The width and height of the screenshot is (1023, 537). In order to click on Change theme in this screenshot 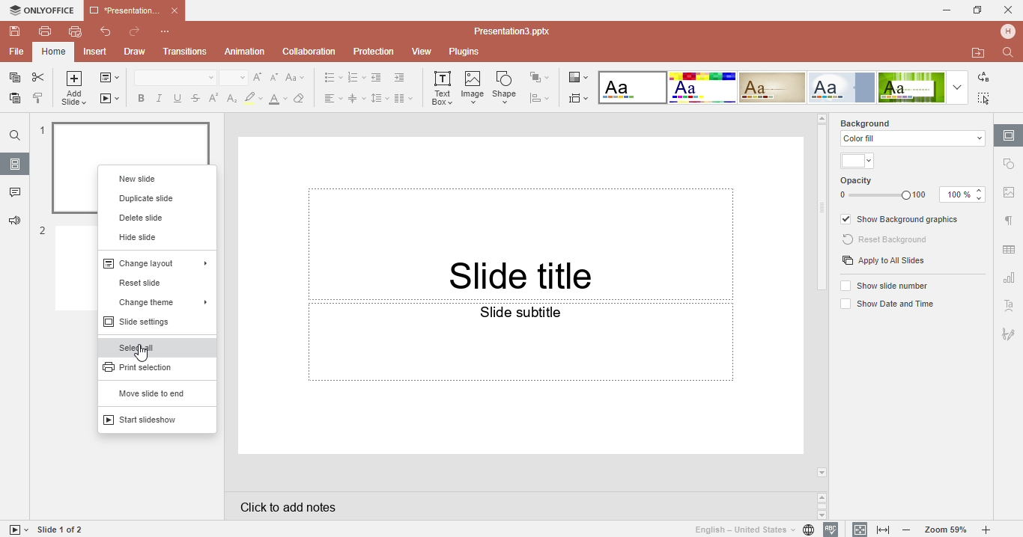, I will do `click(155, 300)`.